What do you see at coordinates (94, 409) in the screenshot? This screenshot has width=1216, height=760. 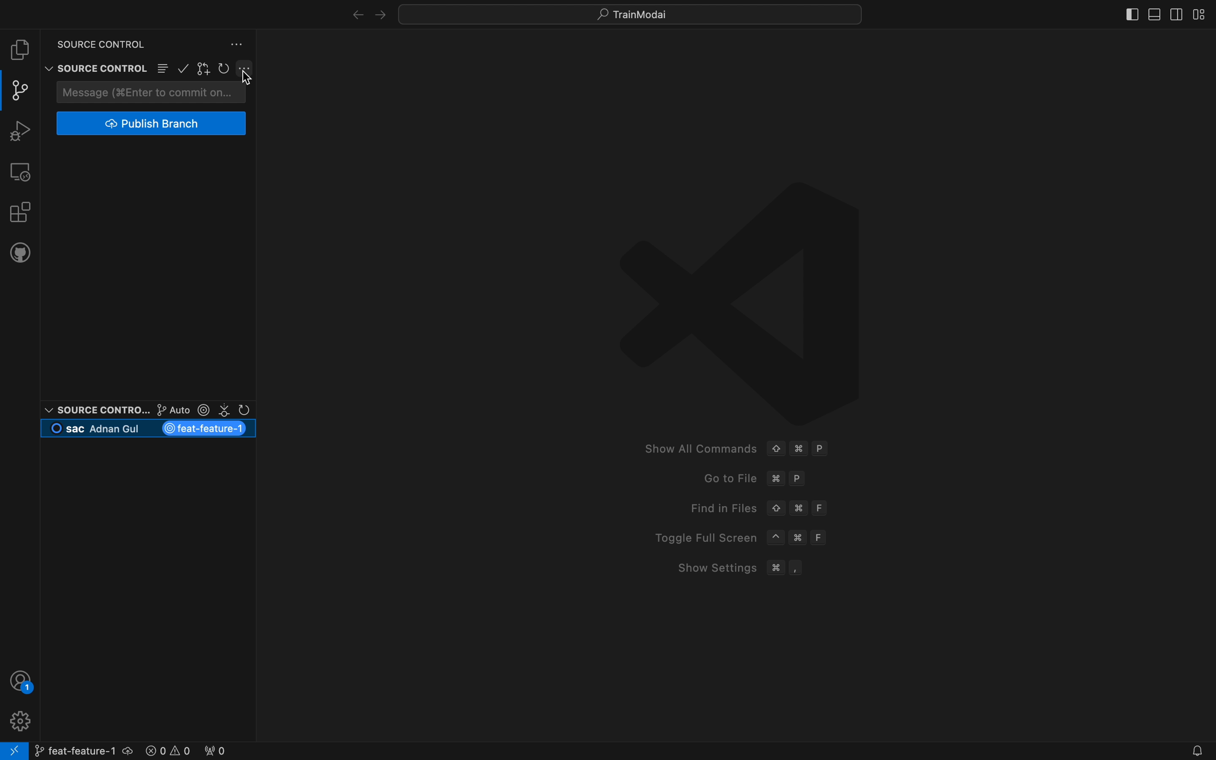 I see `Source control` at bounding box center [94, 409].